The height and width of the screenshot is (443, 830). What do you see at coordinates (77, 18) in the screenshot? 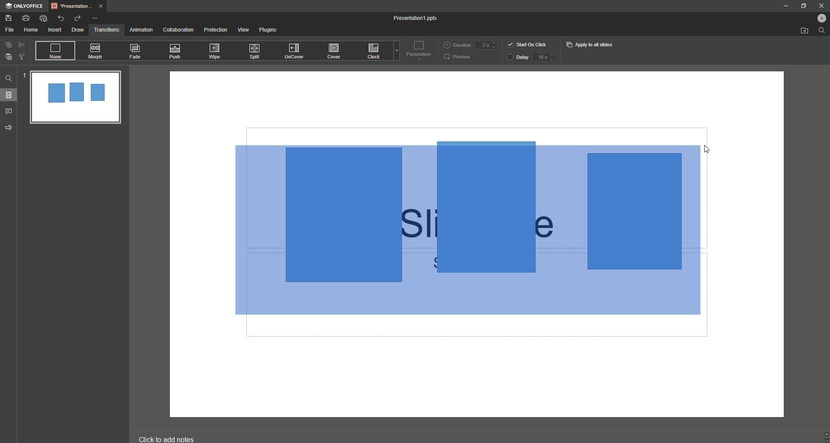
I see `Redo` at bounding box center [77, 18].